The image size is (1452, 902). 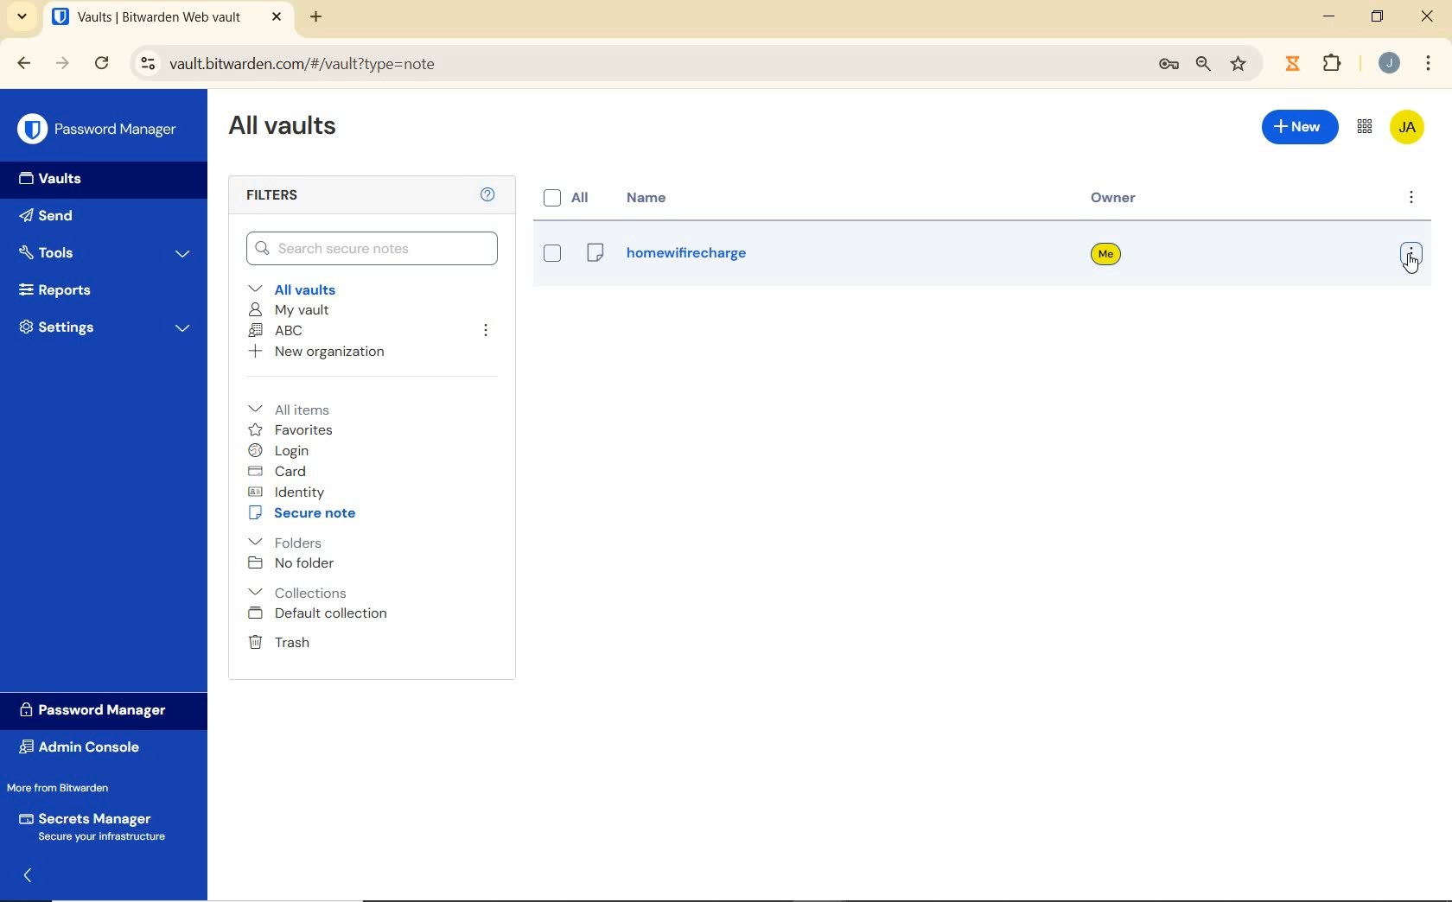 What do you see at coordinates (52, 214) in the screenshot?
I see `Send` at bounding box center [52, 214].